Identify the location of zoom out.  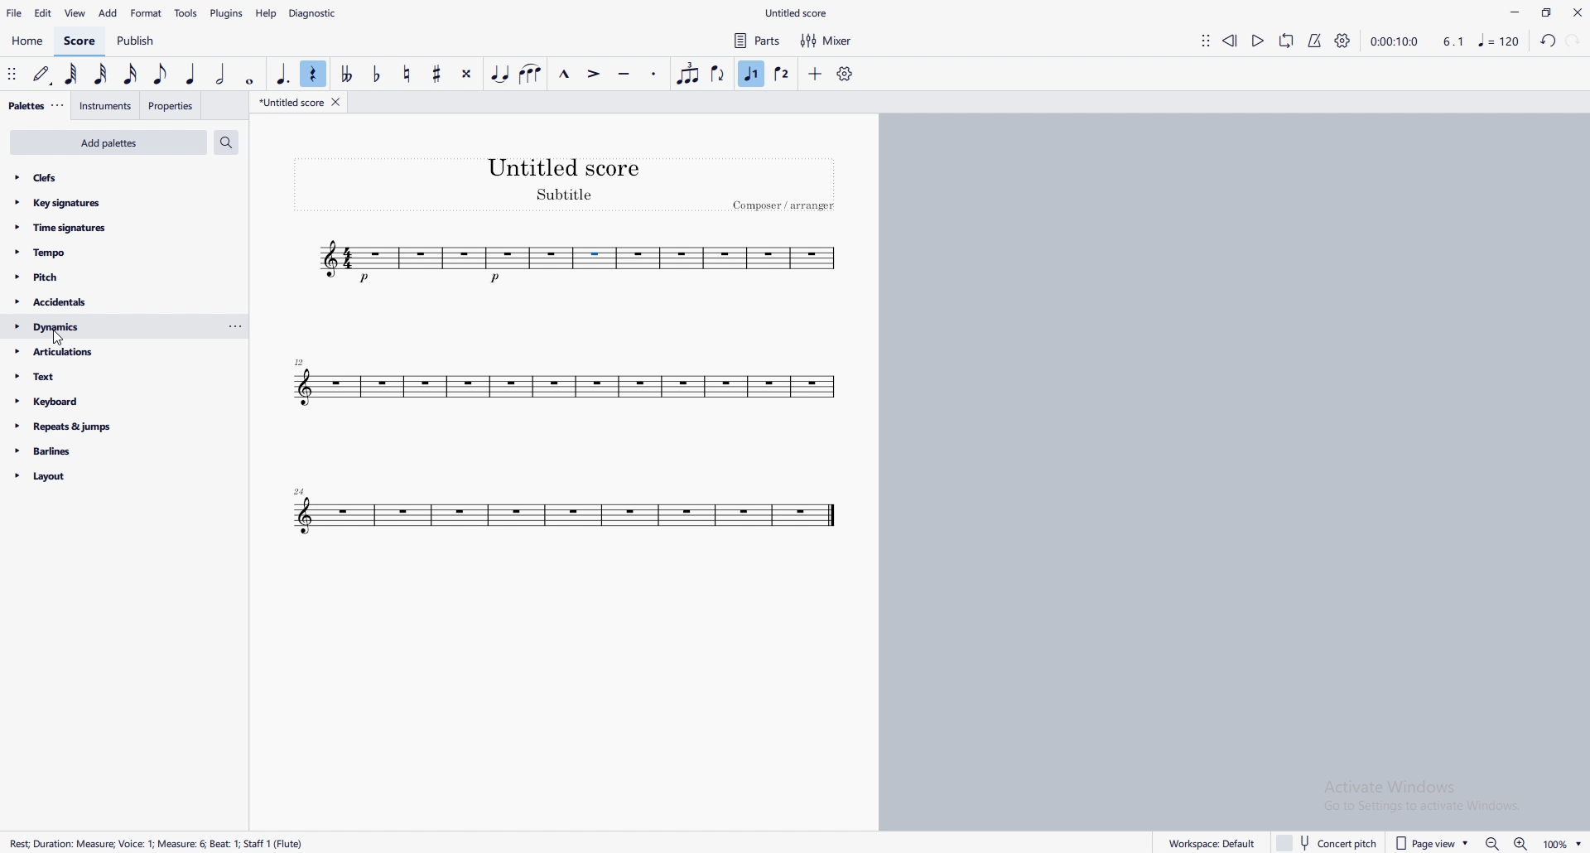
(1517, 844).